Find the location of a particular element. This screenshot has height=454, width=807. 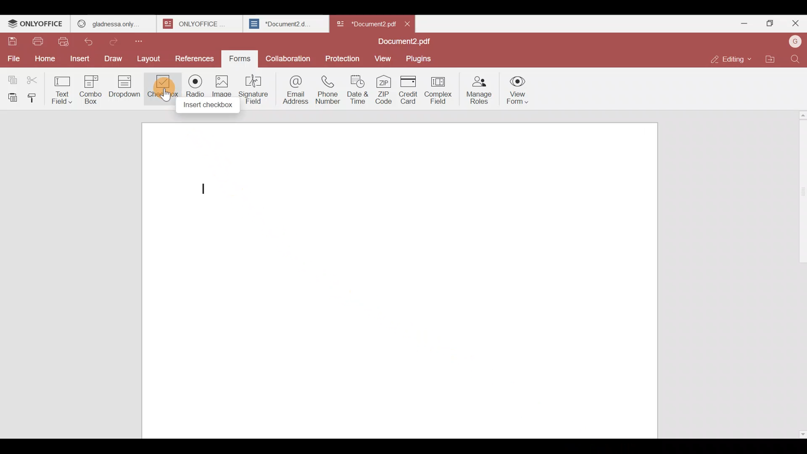

Maximize is located at coordinates (768, 23).